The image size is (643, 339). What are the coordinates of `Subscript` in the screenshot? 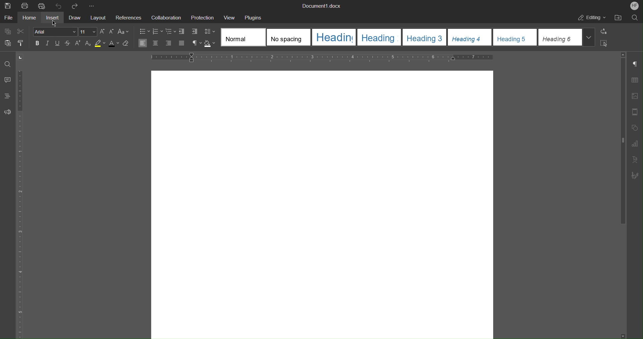 It's located at (87, 44).